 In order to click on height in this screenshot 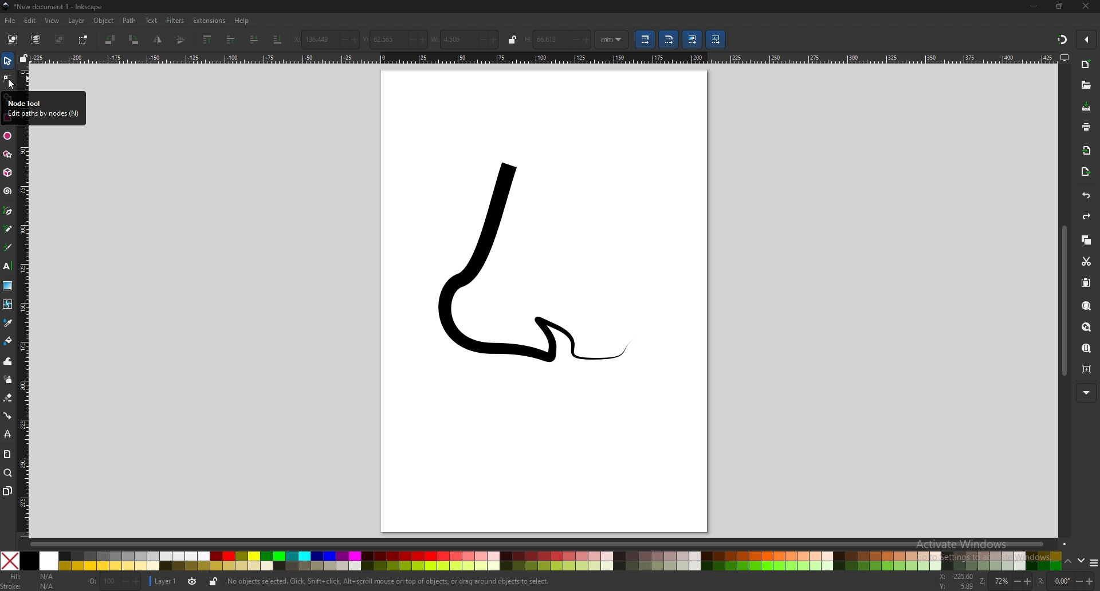, I will do `click(557, 39)`.